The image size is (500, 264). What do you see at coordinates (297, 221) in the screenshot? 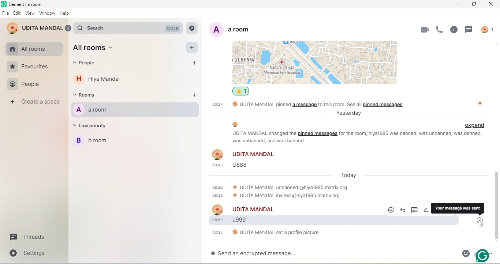
I see `08:53 u999` at bounding box center [297, 221].